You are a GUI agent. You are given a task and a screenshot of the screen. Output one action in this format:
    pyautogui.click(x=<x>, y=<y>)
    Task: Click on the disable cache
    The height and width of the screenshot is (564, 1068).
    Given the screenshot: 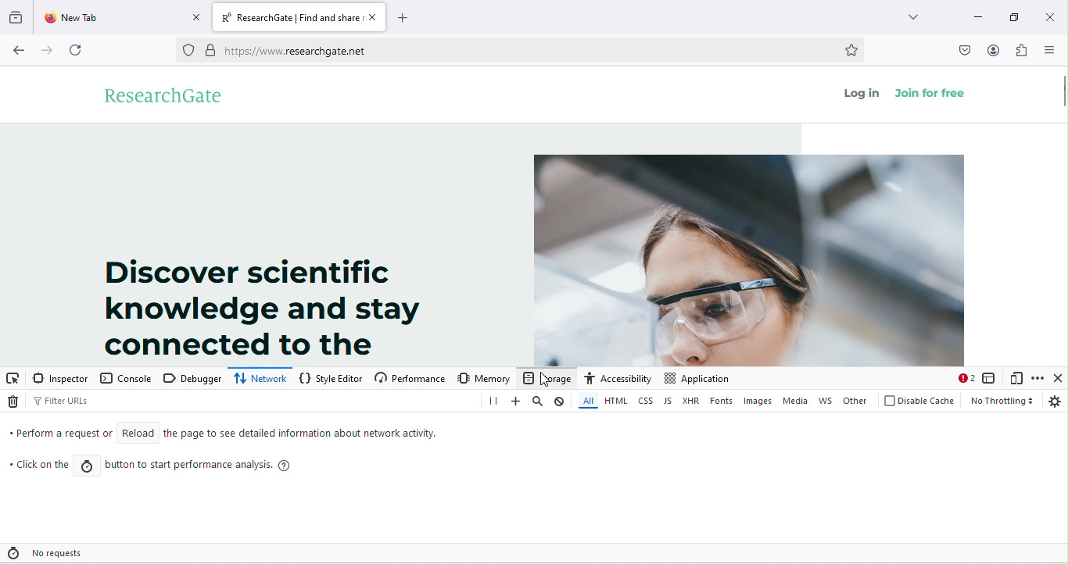 What is the action you would take?
    pyautogui.click(x=916, y=400)
    